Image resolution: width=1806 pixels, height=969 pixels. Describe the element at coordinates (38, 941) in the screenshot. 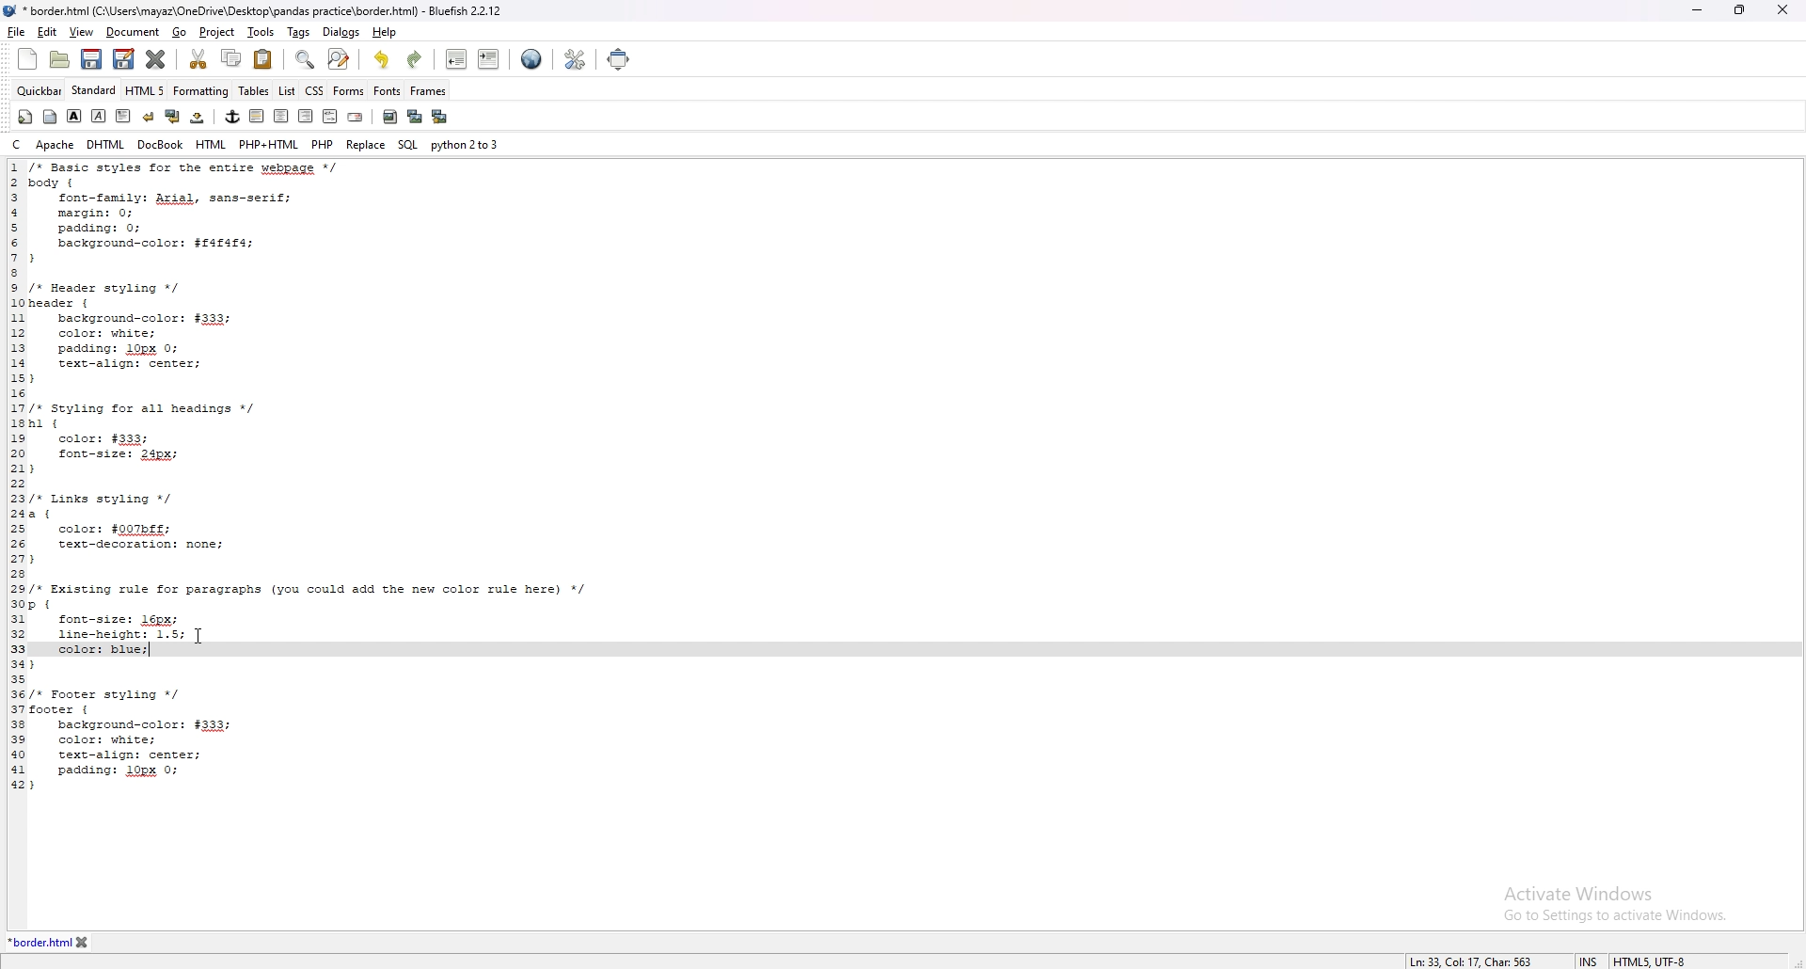

I see `tab` at that location.